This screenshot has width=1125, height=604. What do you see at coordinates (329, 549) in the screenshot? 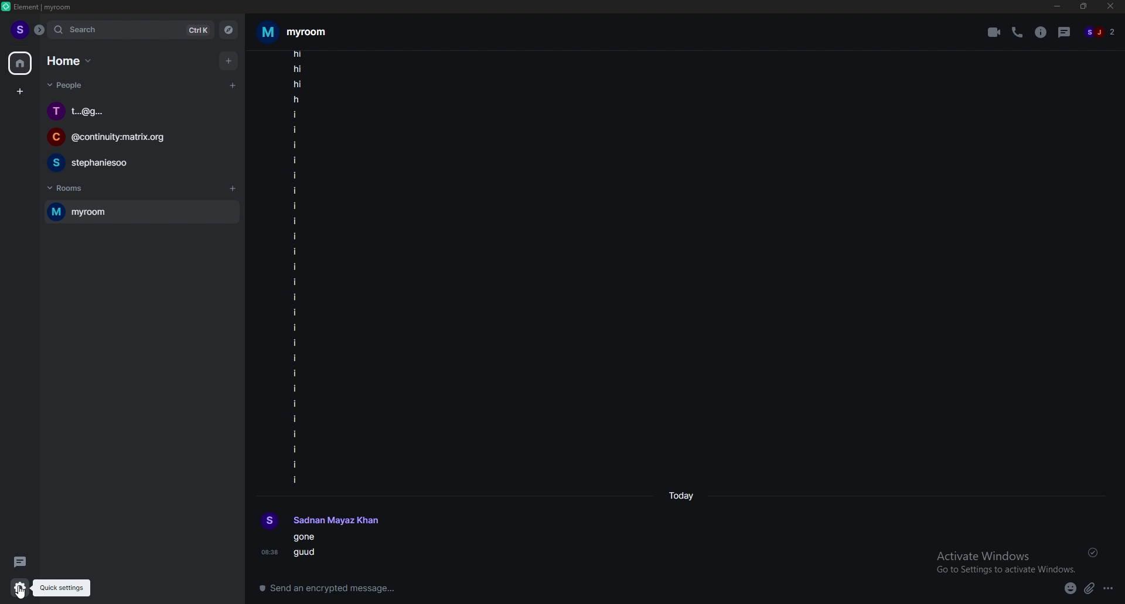
I see `text` at bounding box center [329, 549].